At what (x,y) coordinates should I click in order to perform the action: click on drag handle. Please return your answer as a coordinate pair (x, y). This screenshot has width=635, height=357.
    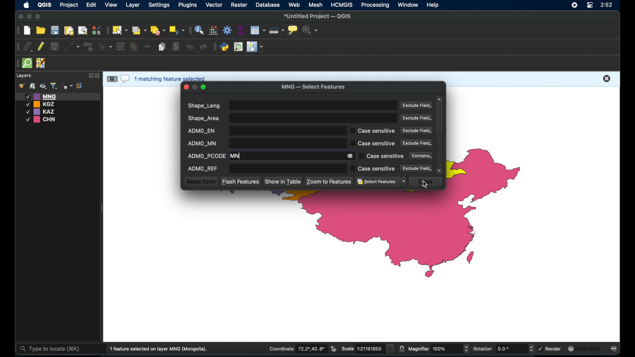
    Looking at the image, I should click on (17, 46).